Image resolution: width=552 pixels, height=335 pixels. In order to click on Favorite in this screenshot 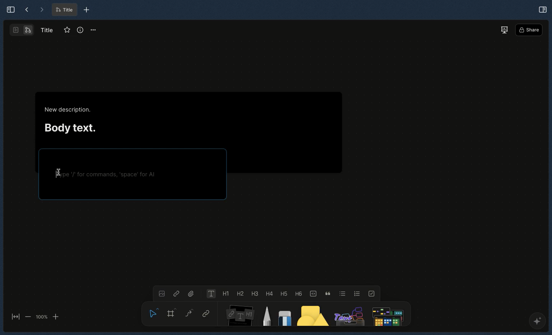, I will do `click(66, 30)`.